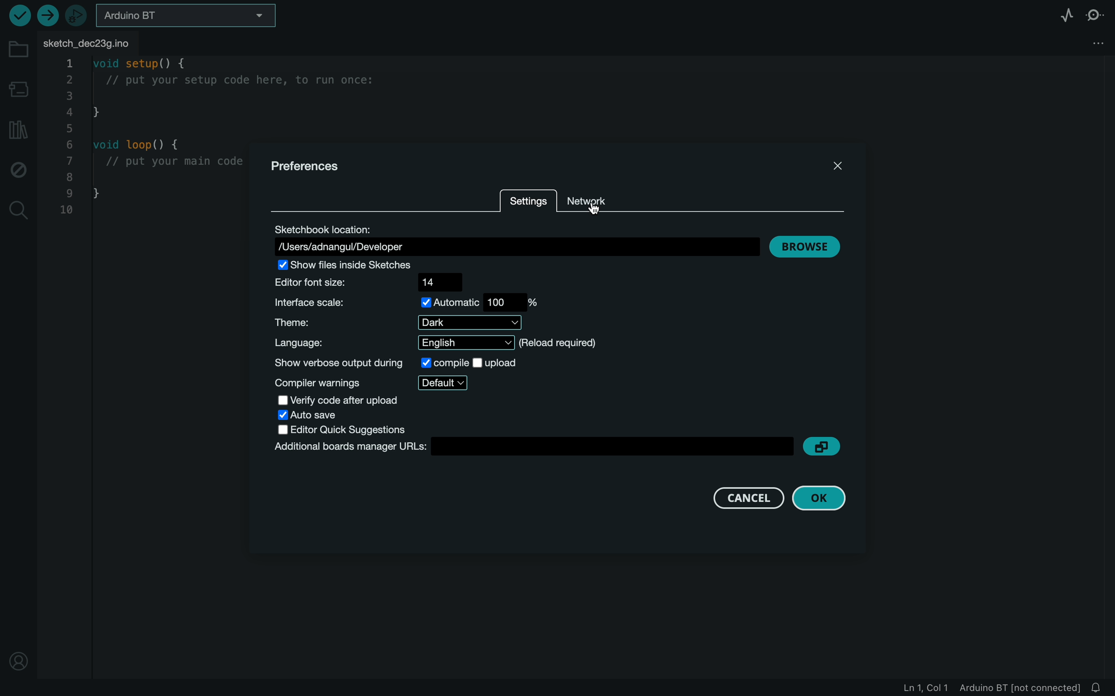  I want to click on board manager, so click(20, 91).